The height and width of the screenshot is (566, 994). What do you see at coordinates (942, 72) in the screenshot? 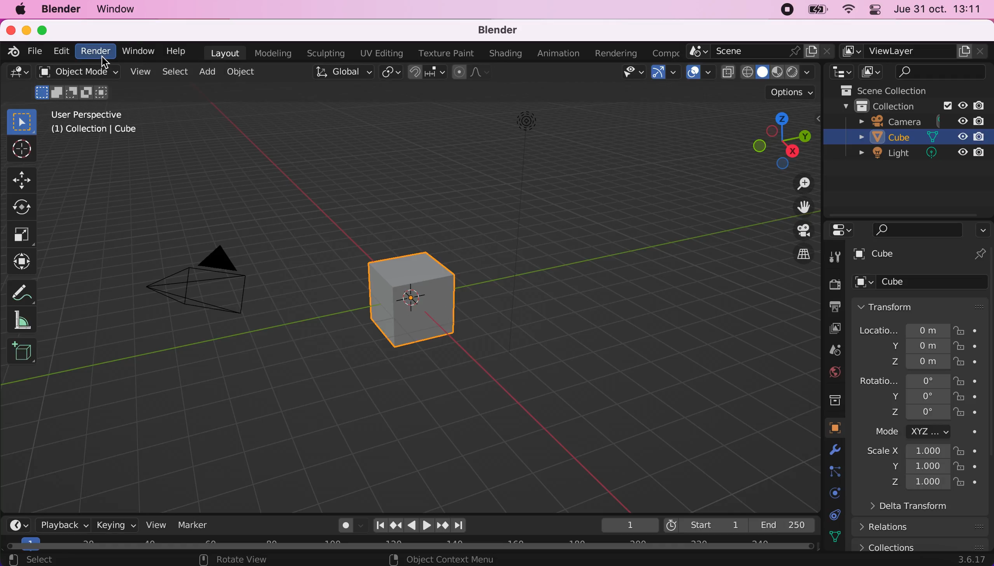
I see `search` at bounding box center [942, 72].